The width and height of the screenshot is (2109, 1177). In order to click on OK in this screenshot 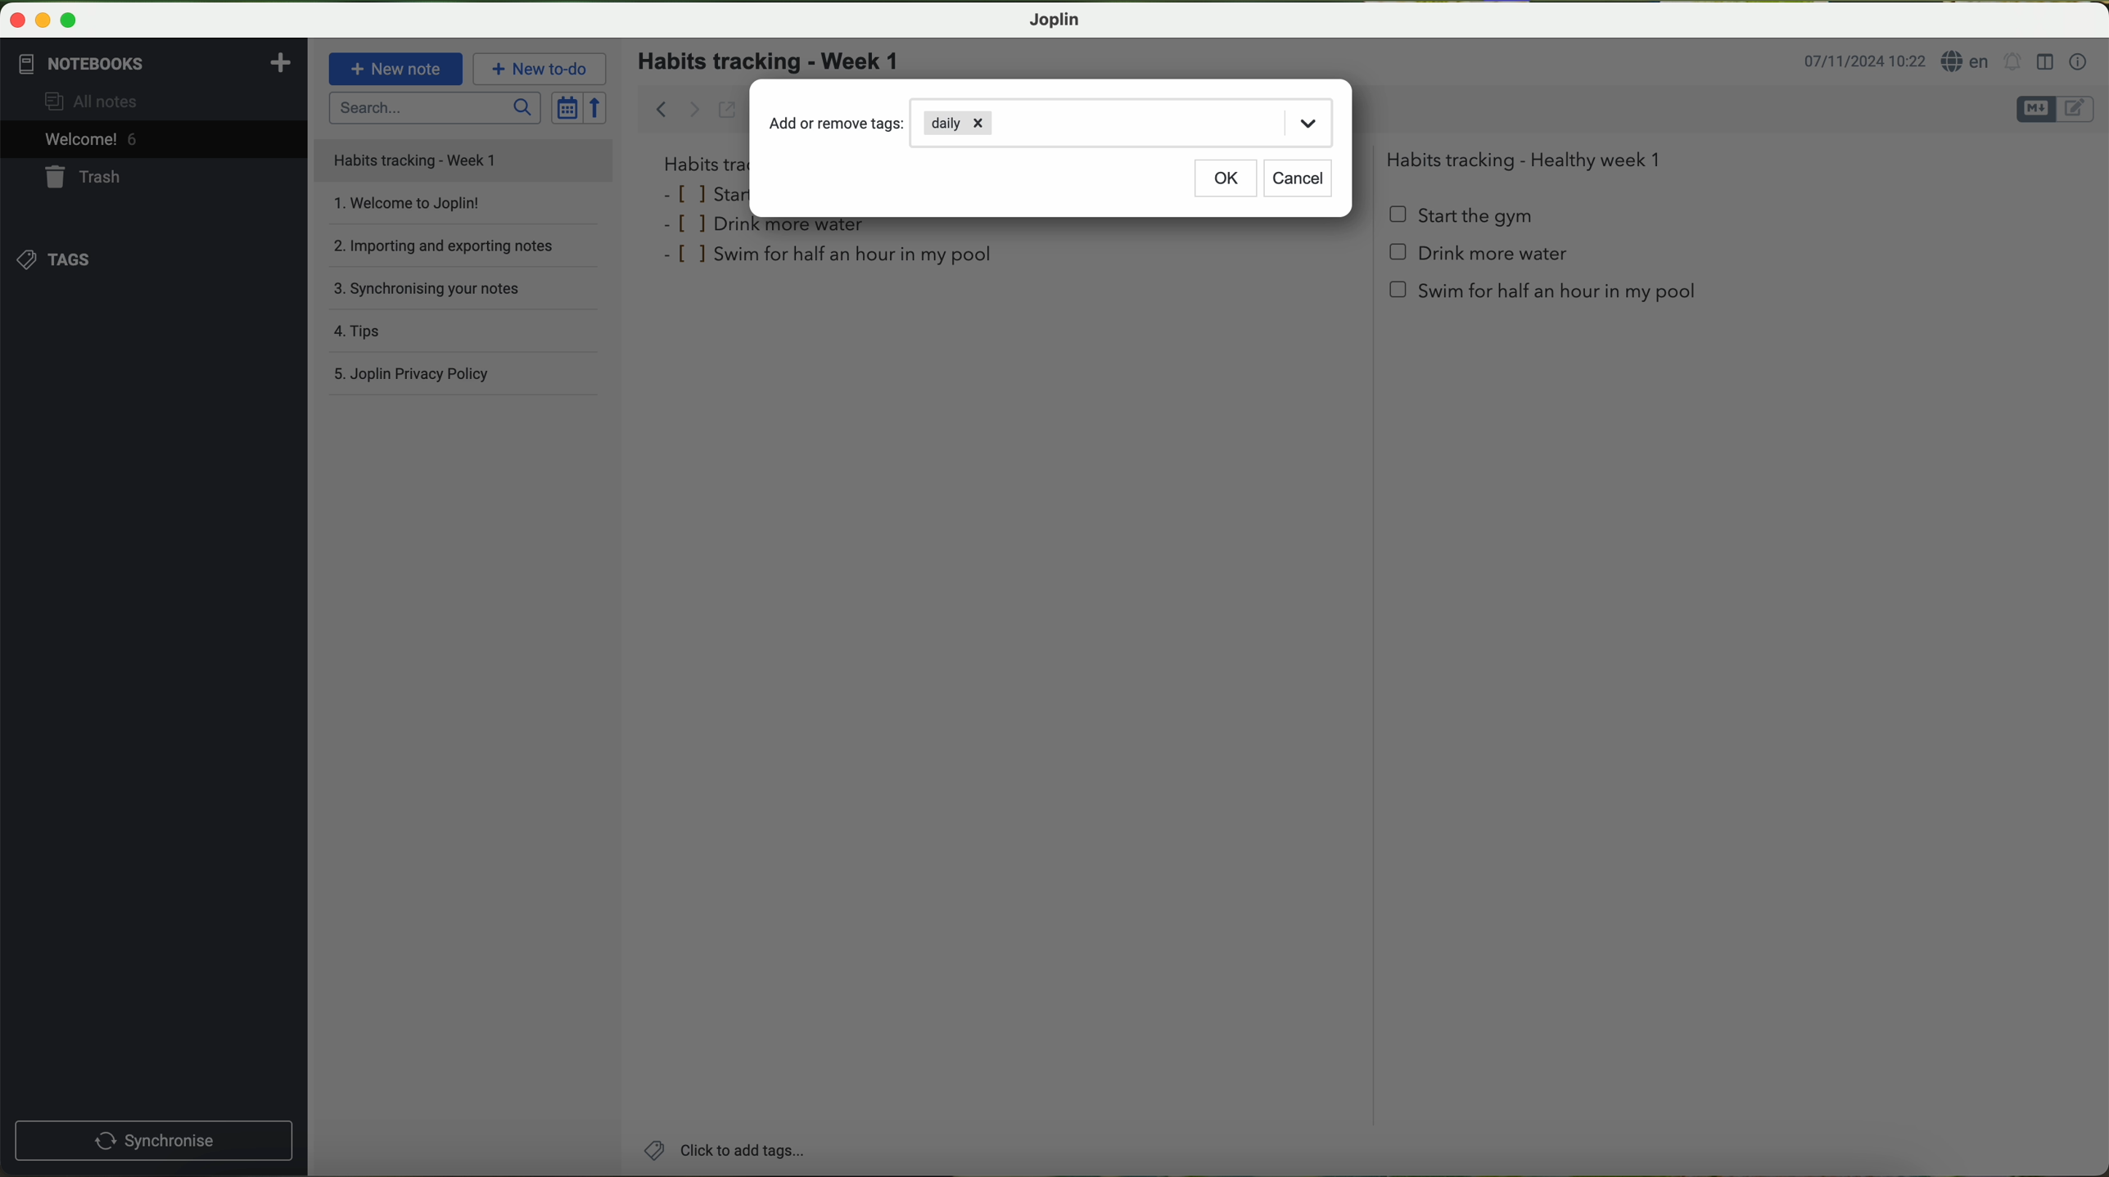, I will do `click(1227, 180)`.